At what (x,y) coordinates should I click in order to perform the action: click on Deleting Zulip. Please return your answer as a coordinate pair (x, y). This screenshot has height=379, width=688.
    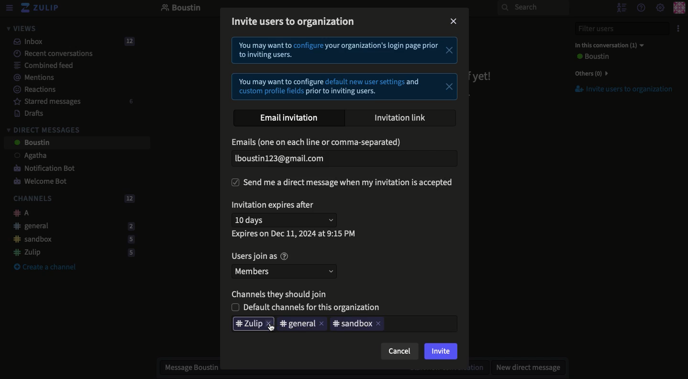
    Looking at the image, I should click on (248, 324).